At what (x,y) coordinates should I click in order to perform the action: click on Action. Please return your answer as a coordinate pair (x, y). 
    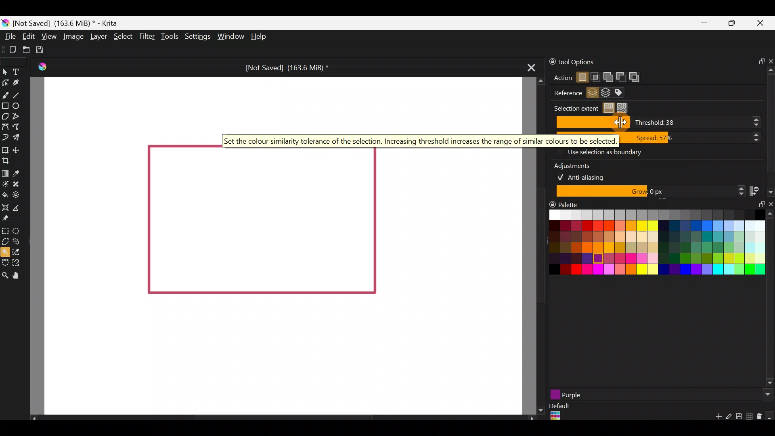
    Looking at the image, I should click on (559, 78).